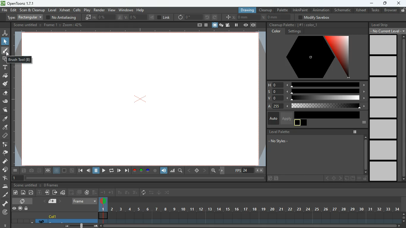 This screenshot has width=406, height=228. Describe the element at coordinates (315, 99) in the screenshot. I see `v` at that location.